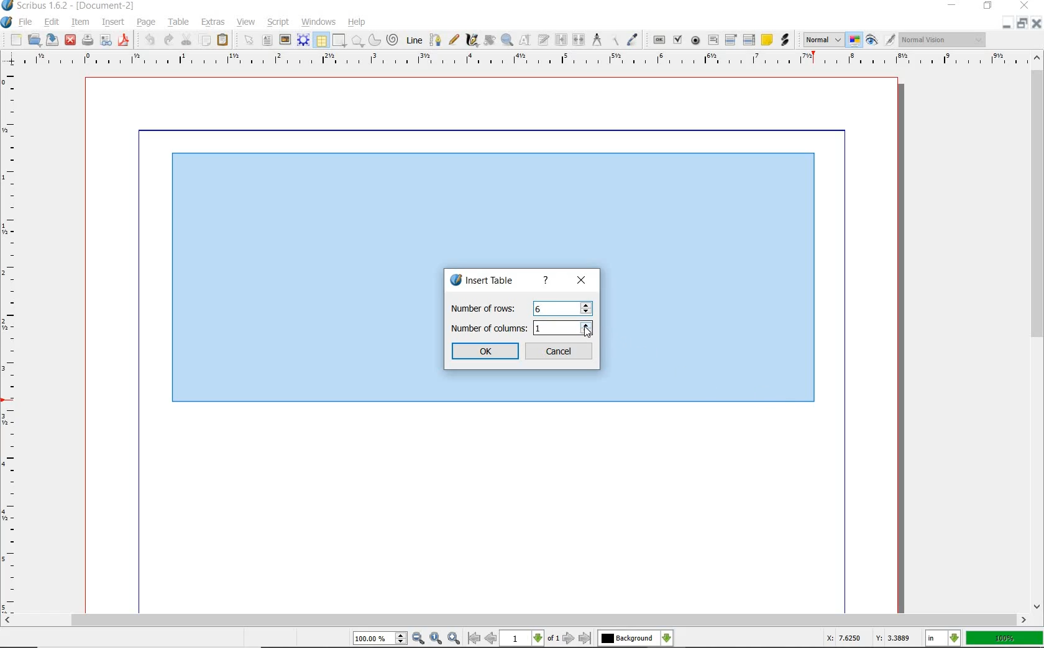 This screenshot has width=1044, height=648. I want to click on preview mode, so click(870, 41).